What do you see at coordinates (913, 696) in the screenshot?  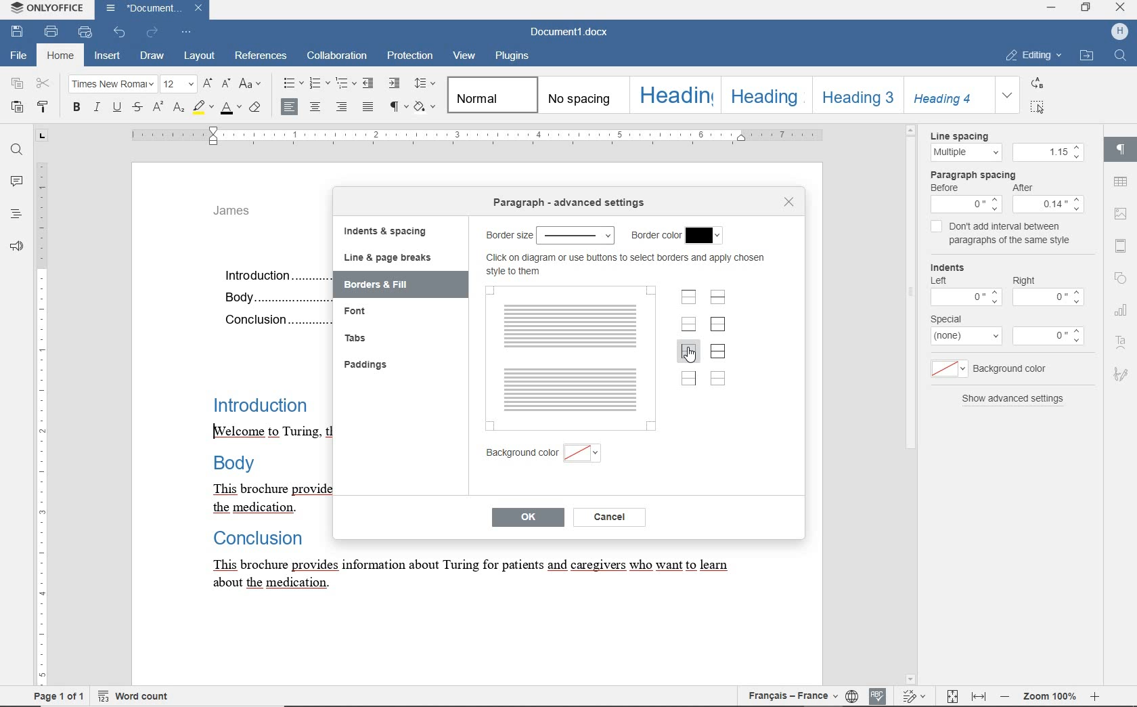 I see `fit to page` at bounding box center [913, 696].